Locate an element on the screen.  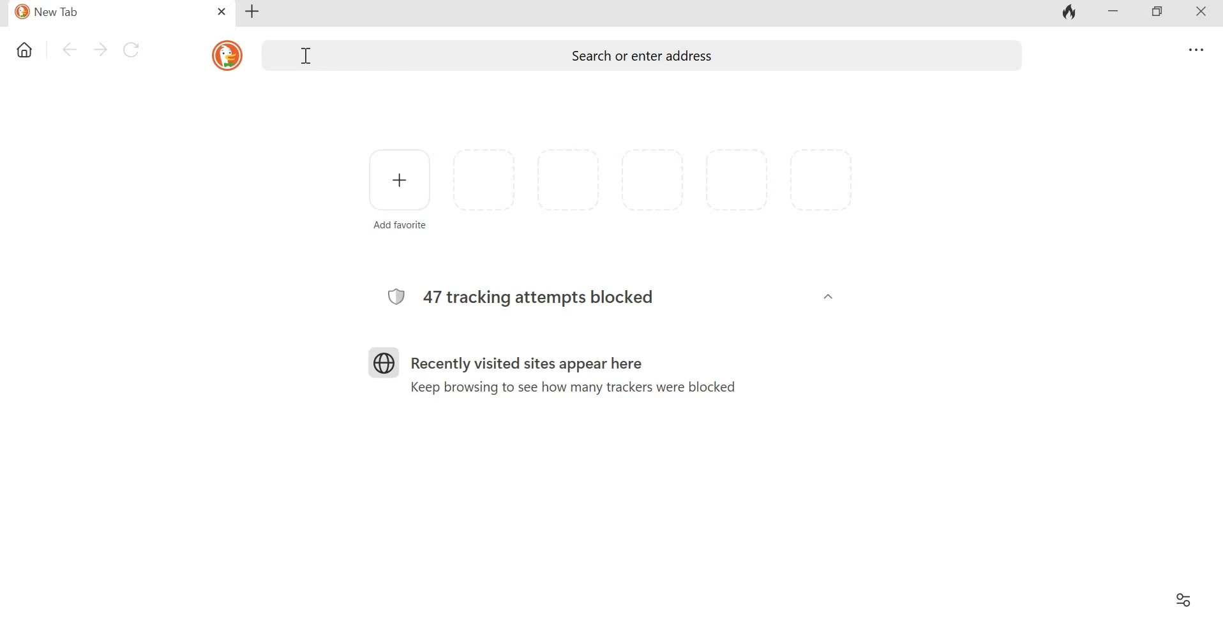
New tab is located at coordinates (253, 11).